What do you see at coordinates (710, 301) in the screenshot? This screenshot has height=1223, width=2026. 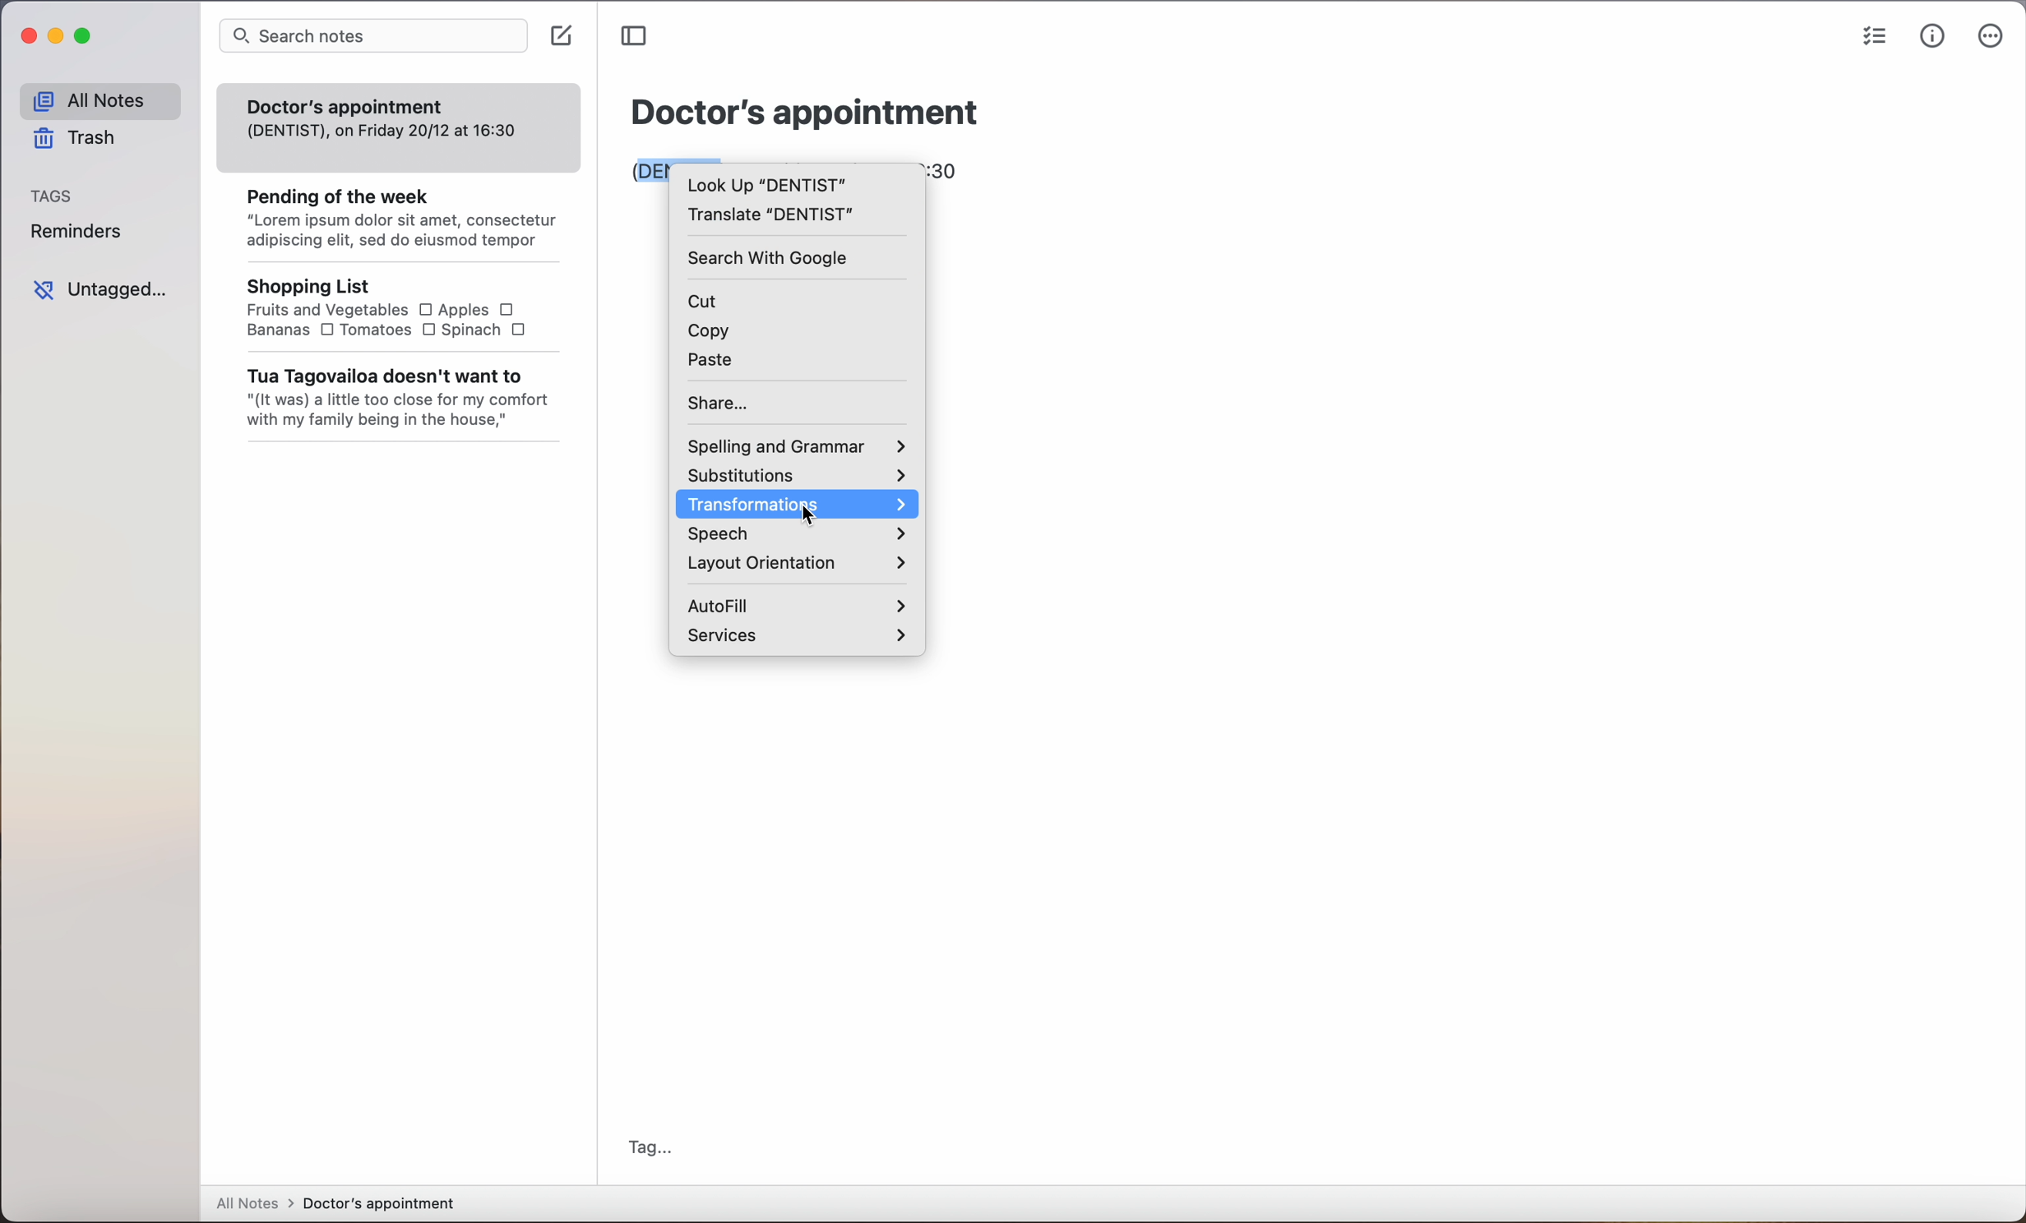 I see `cut` at bounding box center [710, 301].